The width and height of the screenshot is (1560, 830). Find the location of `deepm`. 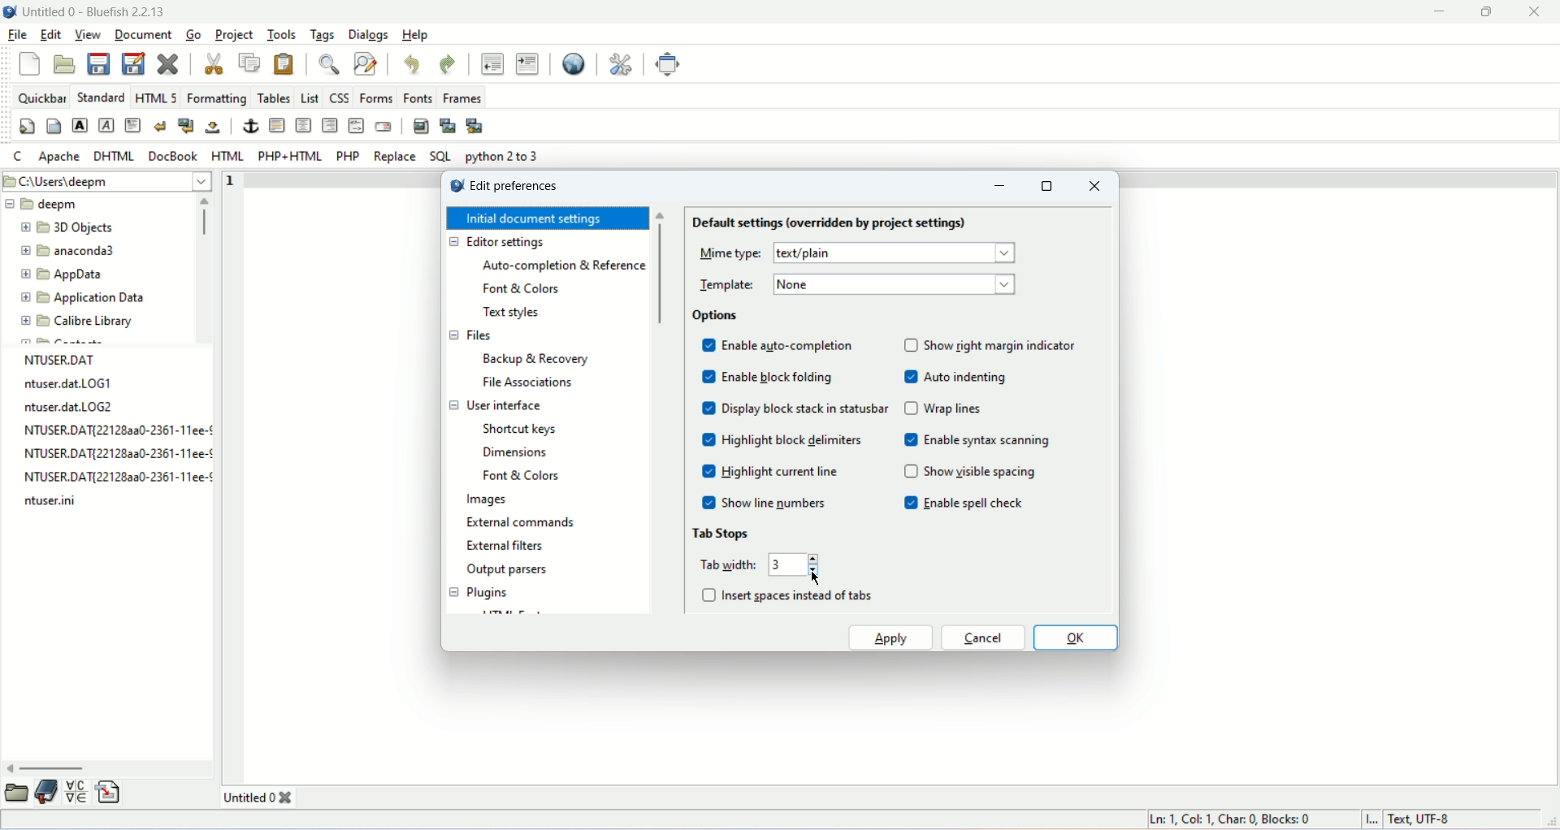

deepm is located at coordinates (61, 207).